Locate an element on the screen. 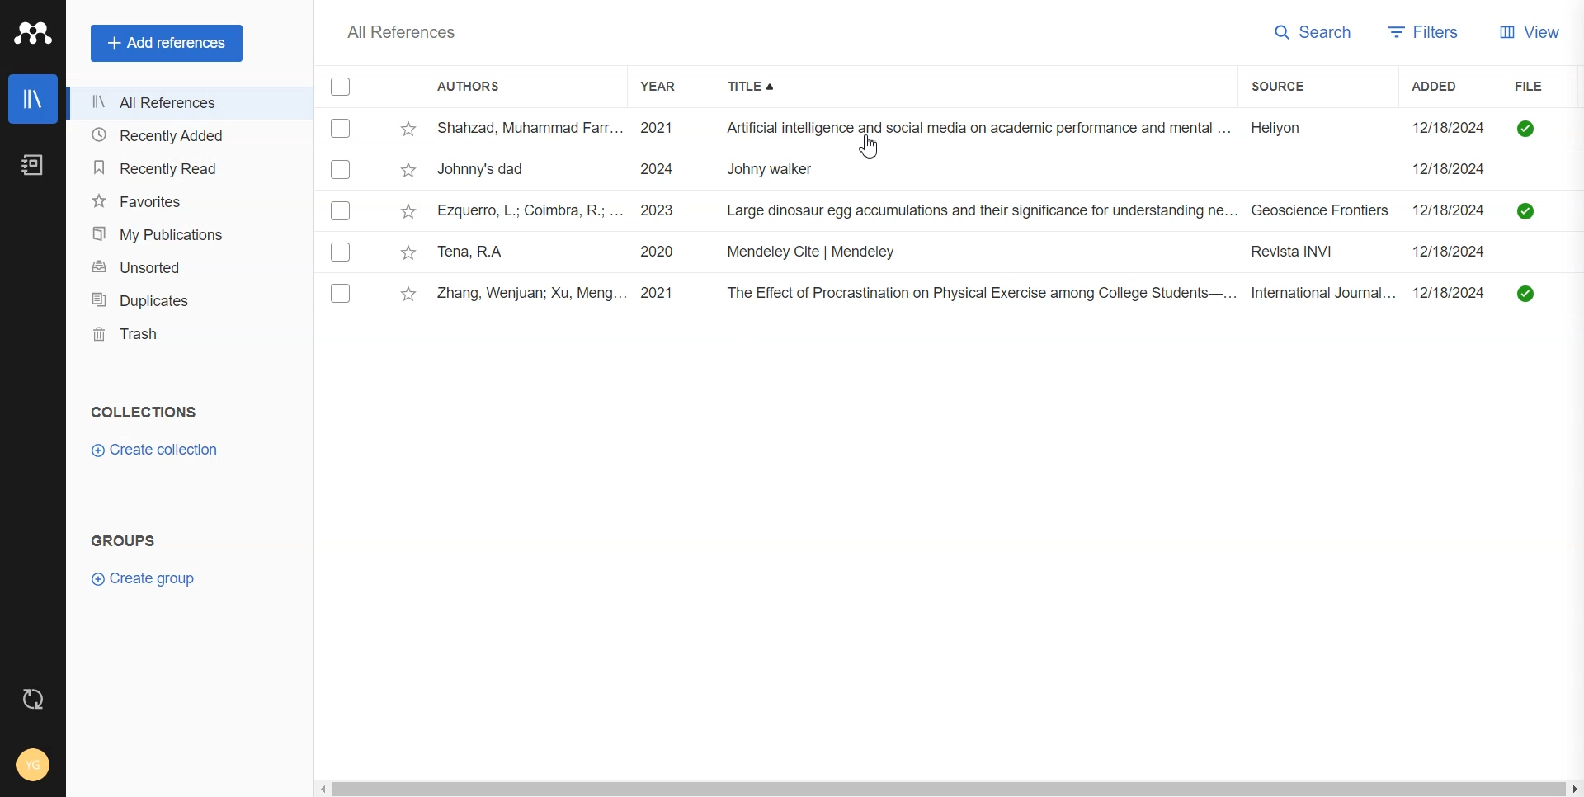  My Publications is located at coordinates (177, 235).